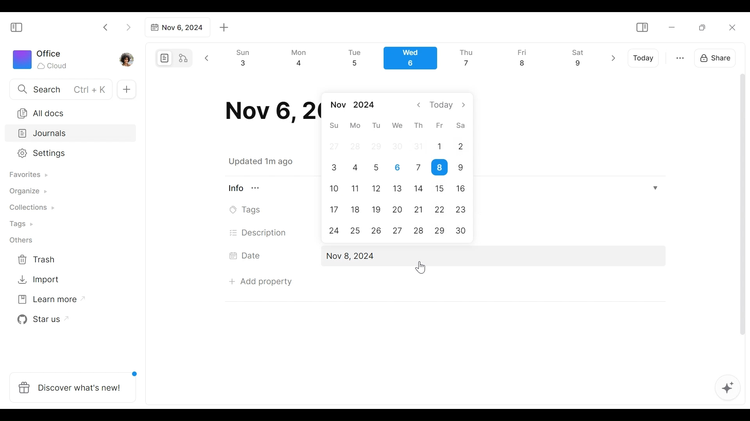  Describe the element at coordinates (60, 89) in the screenshot. I see `Search` at that location.